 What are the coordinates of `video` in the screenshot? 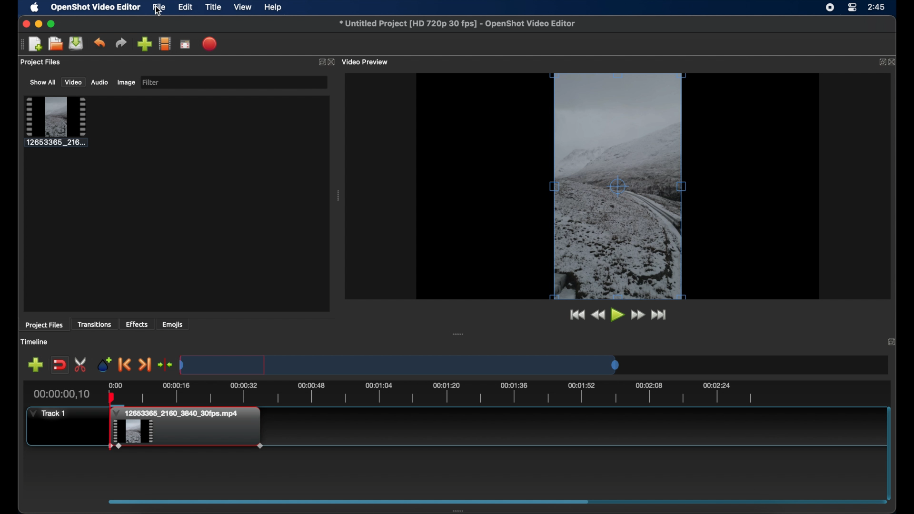 It's located at (73, 82).